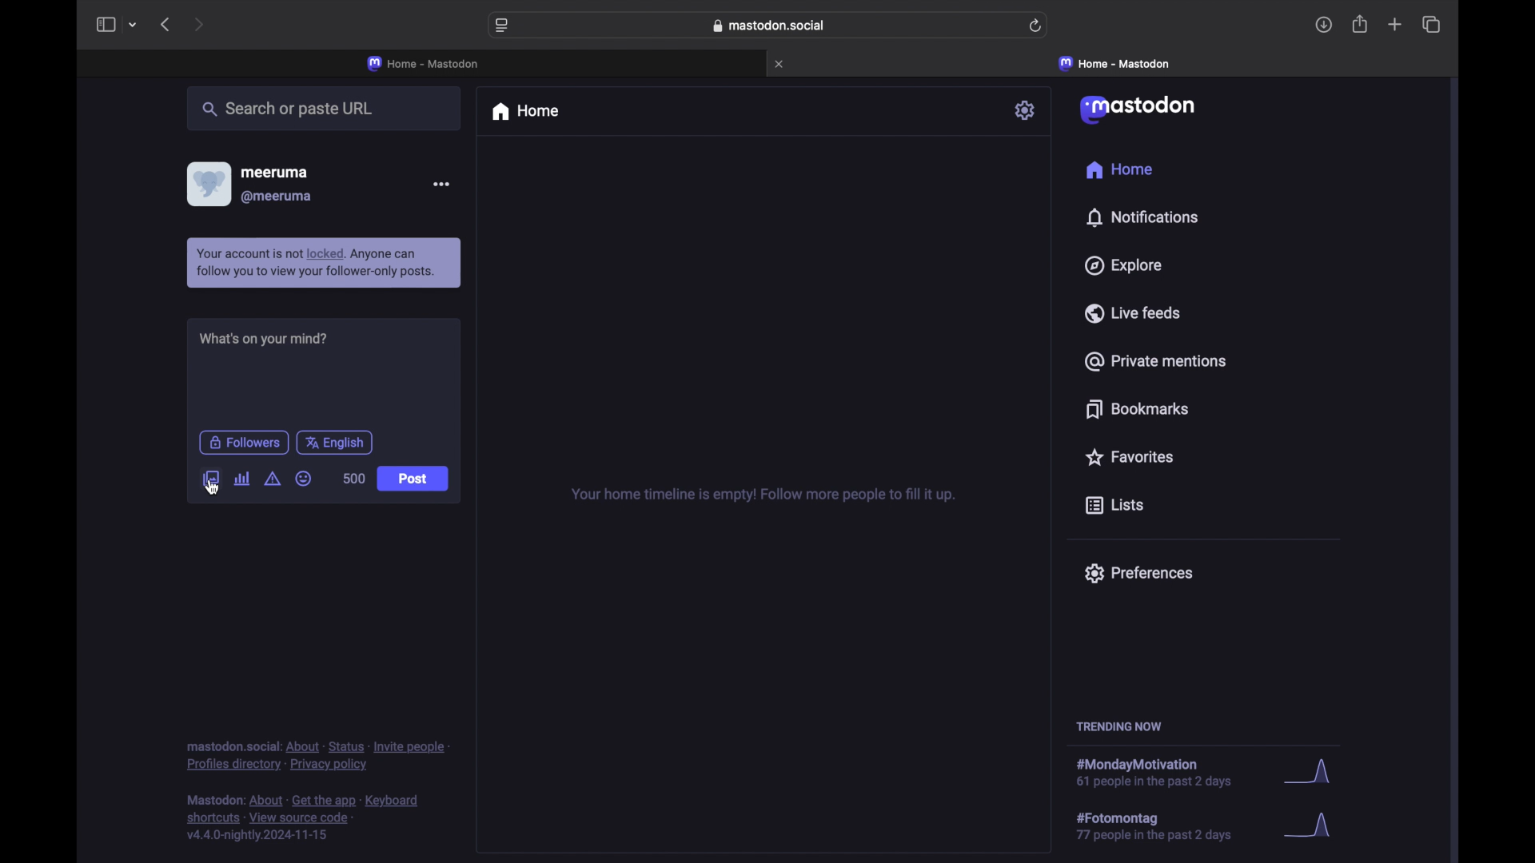  Describe the element at coordinates (316, 756) in the screenshot. I see `footnote` at that location.